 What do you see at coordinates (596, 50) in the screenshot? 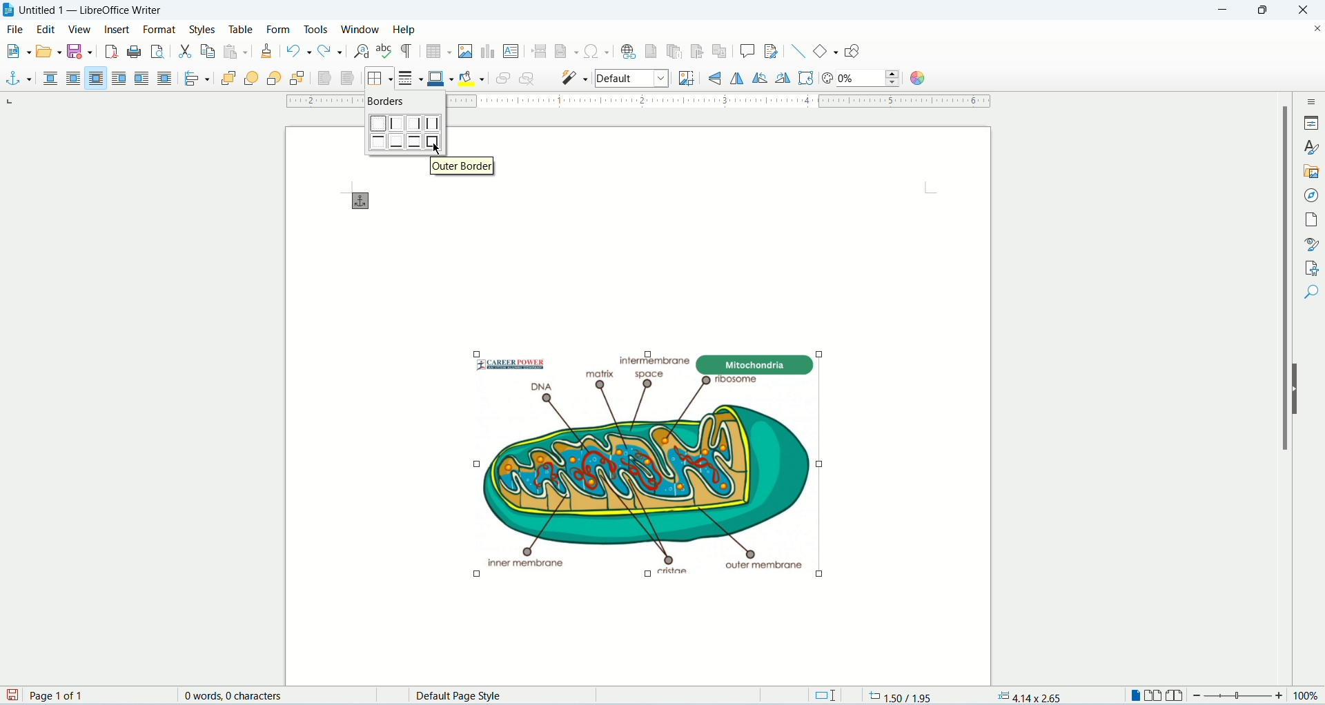
I see `insert symbol` at bounding box center [596, 50].